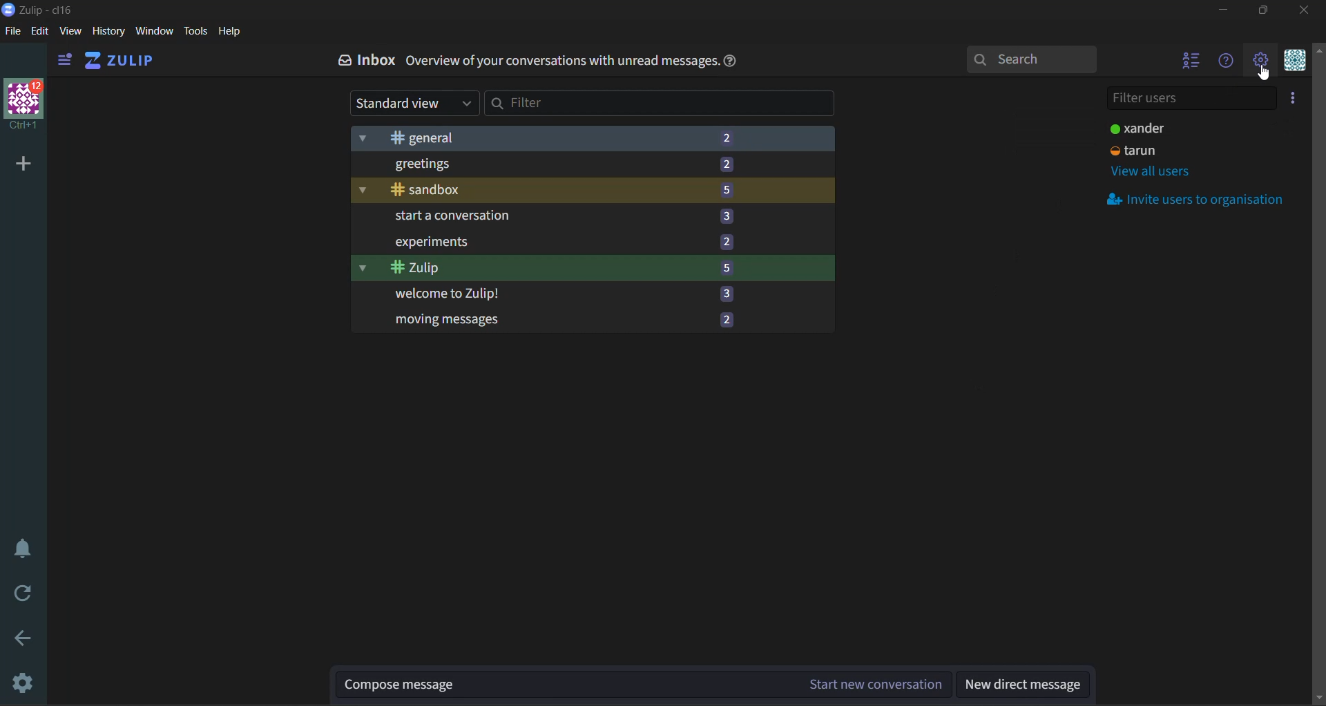  What do you see at coordinates (127, 61) in the screenshot?
I see `home` at bounding box center [127, 61].